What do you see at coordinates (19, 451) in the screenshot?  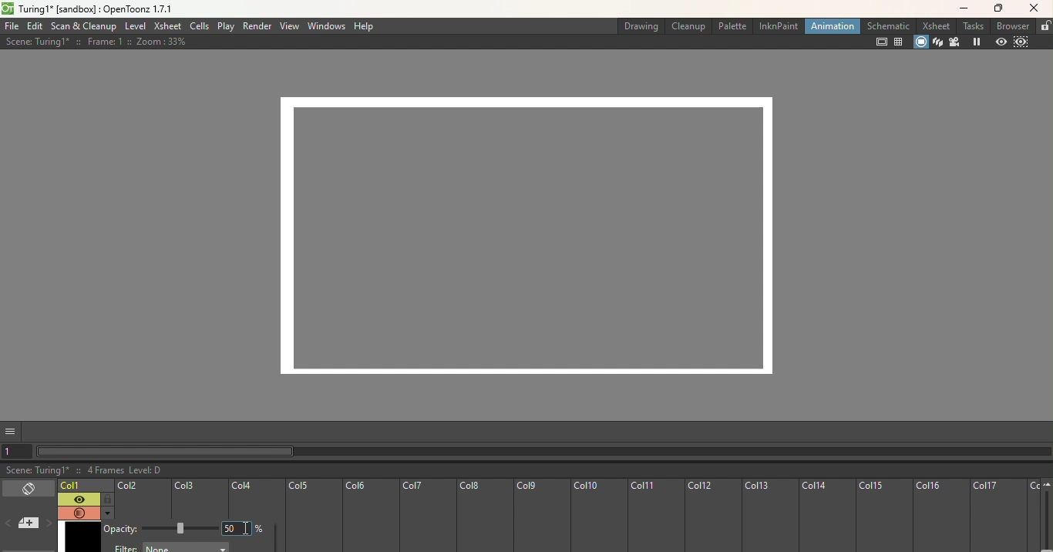 I see `Set the current frame` at bounding box center [19, 451].